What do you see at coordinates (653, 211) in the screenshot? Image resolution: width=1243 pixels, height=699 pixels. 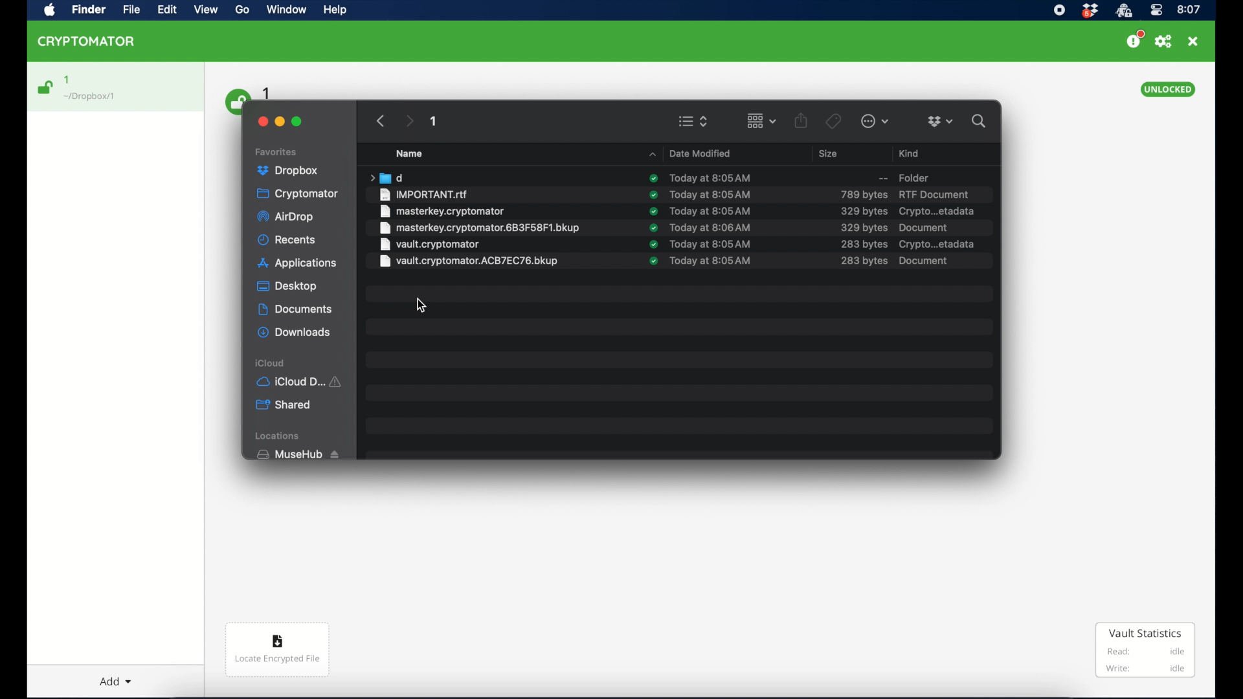 I see `sync` at bounding box center [653, 211].